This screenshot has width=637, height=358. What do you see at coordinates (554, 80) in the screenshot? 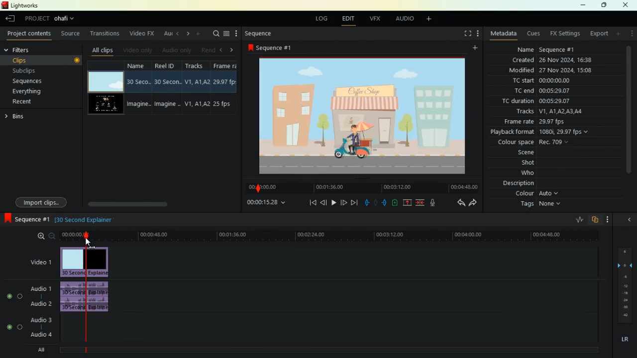
I see `00:00:00.00` at bounding box center [554, 80].